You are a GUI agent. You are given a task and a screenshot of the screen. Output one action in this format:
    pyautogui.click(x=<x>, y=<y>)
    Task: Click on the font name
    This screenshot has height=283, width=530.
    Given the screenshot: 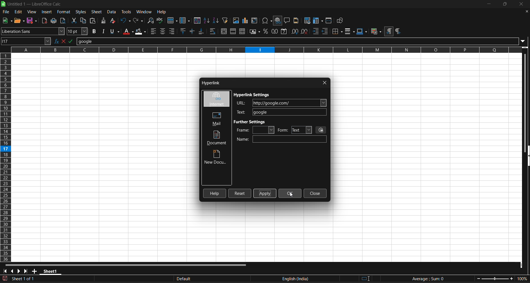 What is the action you would take?
    pyautogui.click(x=33, y=31)
    